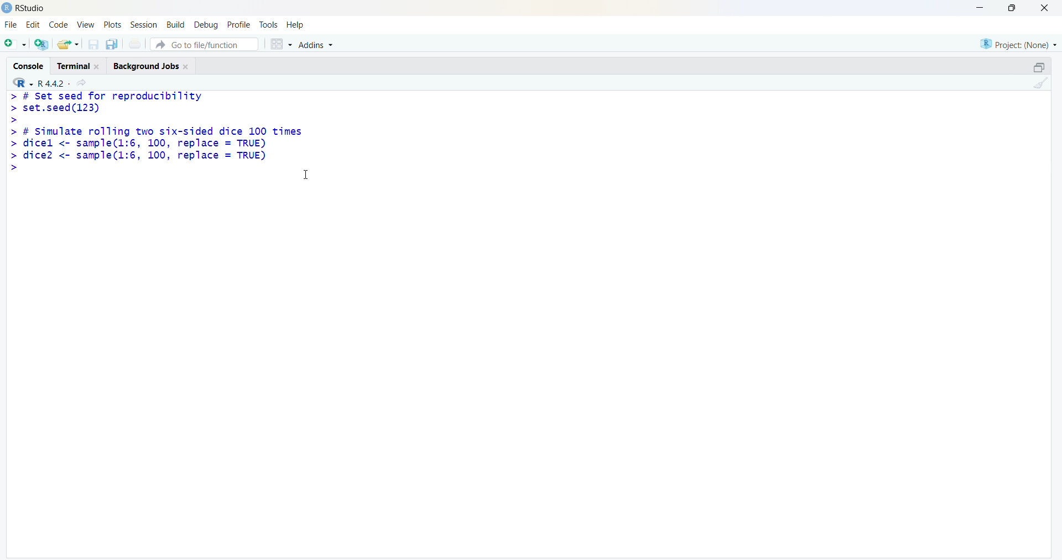 The width and height of the screenshot is (1062, 560). I want to click on help, so click(296, 25).